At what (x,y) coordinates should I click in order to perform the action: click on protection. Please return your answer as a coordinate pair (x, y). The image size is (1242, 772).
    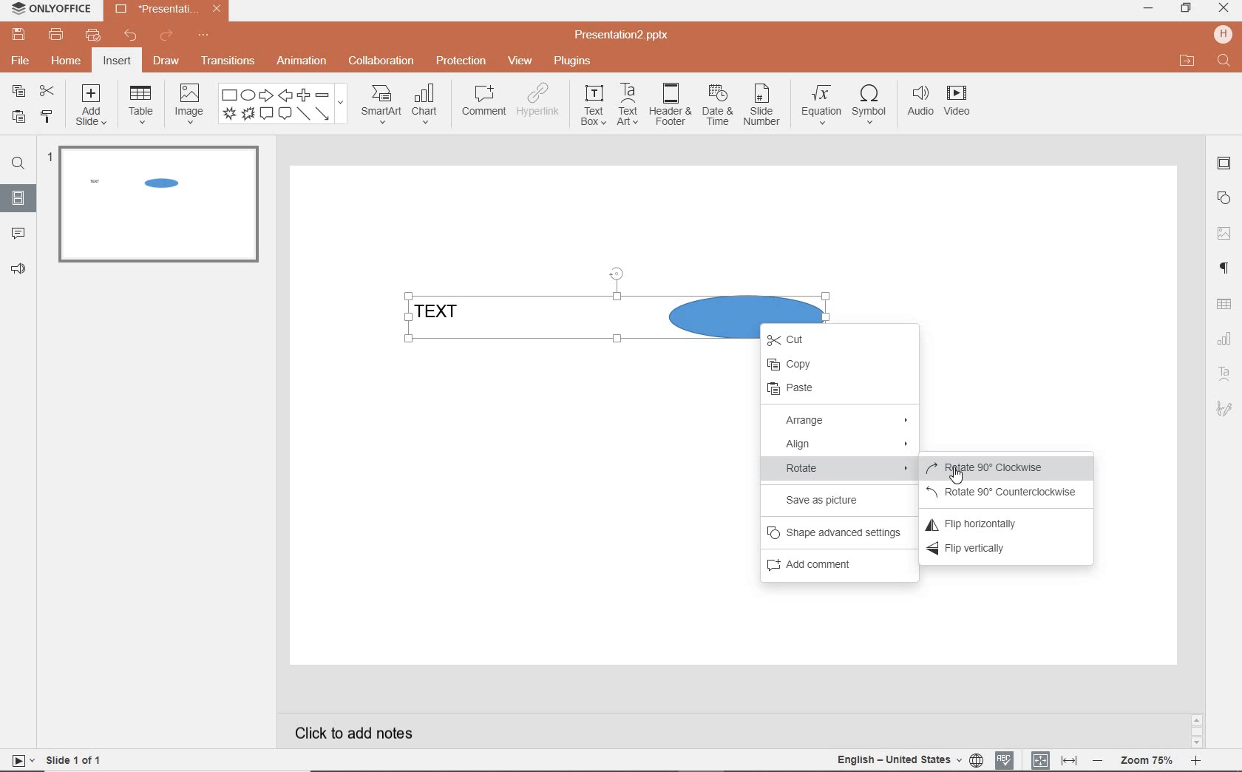
    Looking at the image, I should click on (461, 61).